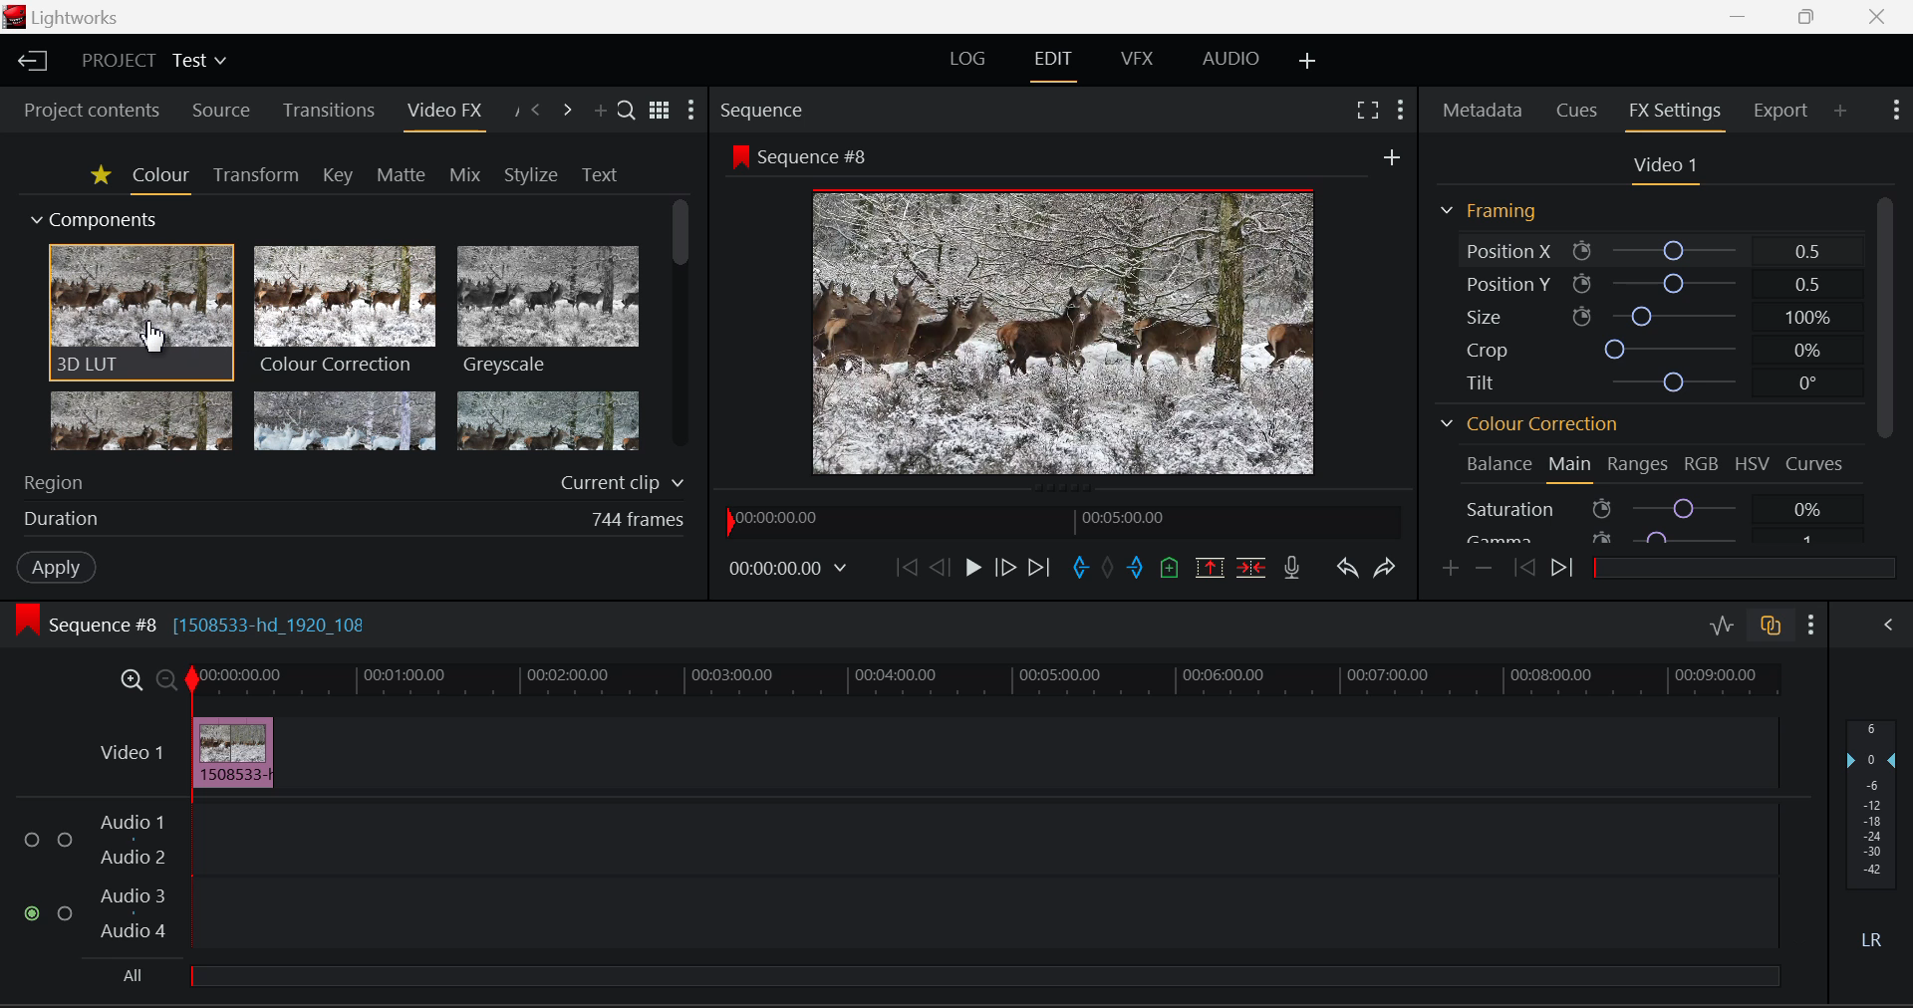 The image size is (1913, 1008). Describe the element at coordinates (950, 974) in the screenshot. I see `All` at that location.